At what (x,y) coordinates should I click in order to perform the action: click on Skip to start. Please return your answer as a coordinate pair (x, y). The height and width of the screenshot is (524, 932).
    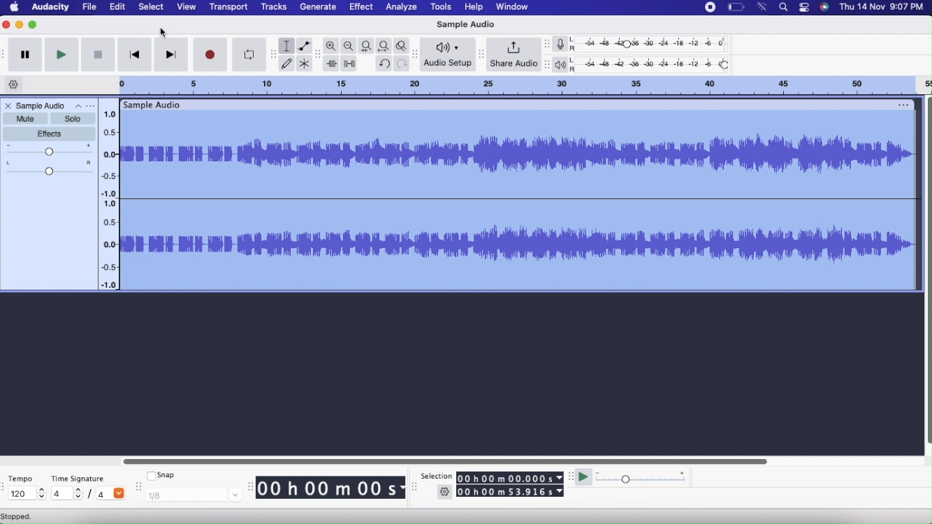
    Looking at the image, I should click on (135, 54).